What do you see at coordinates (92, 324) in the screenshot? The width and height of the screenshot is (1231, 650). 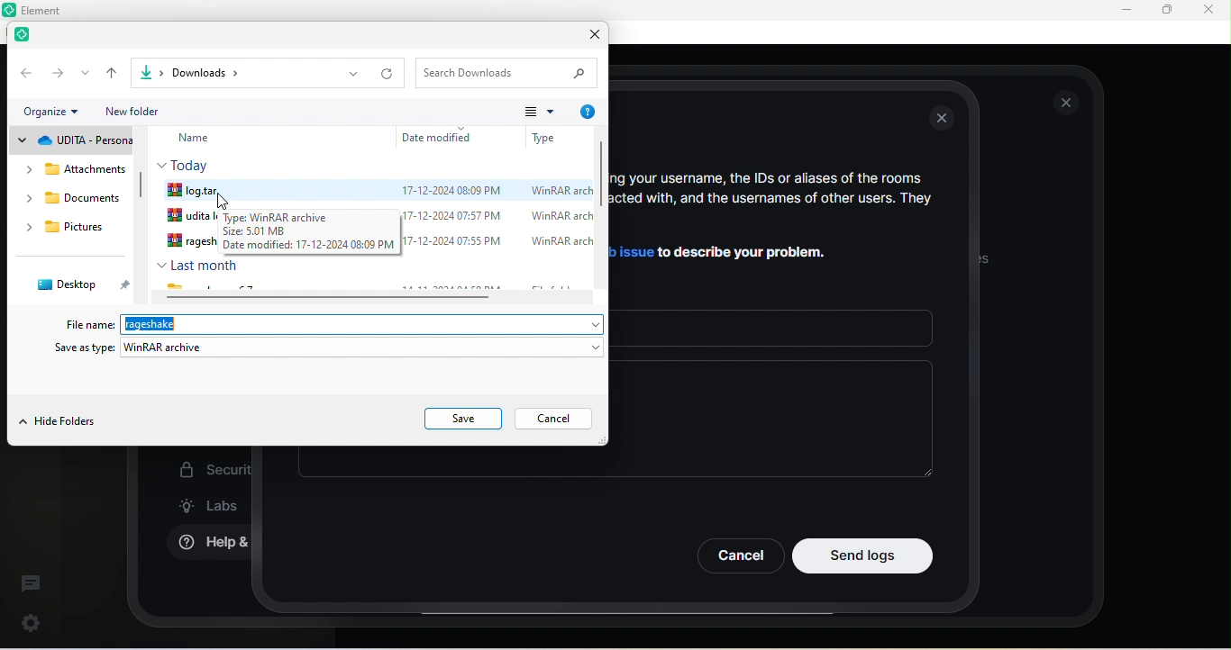 I see `file name` at bounding box center [92, 324].